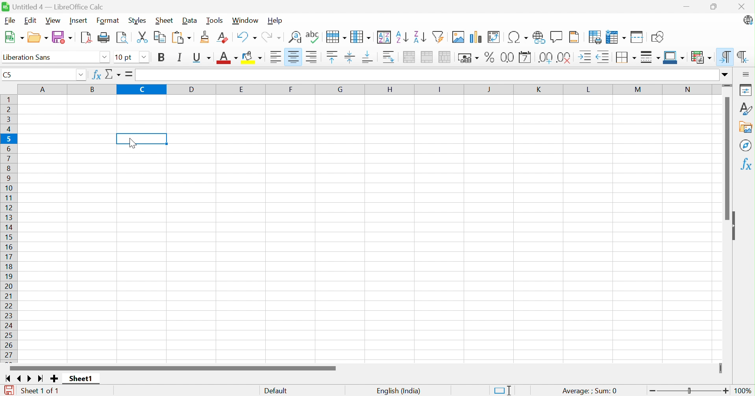  What do you see at coordinates (142, 138) in the screenshot?
I see `c5 cell` at bounding box center [142, 138].